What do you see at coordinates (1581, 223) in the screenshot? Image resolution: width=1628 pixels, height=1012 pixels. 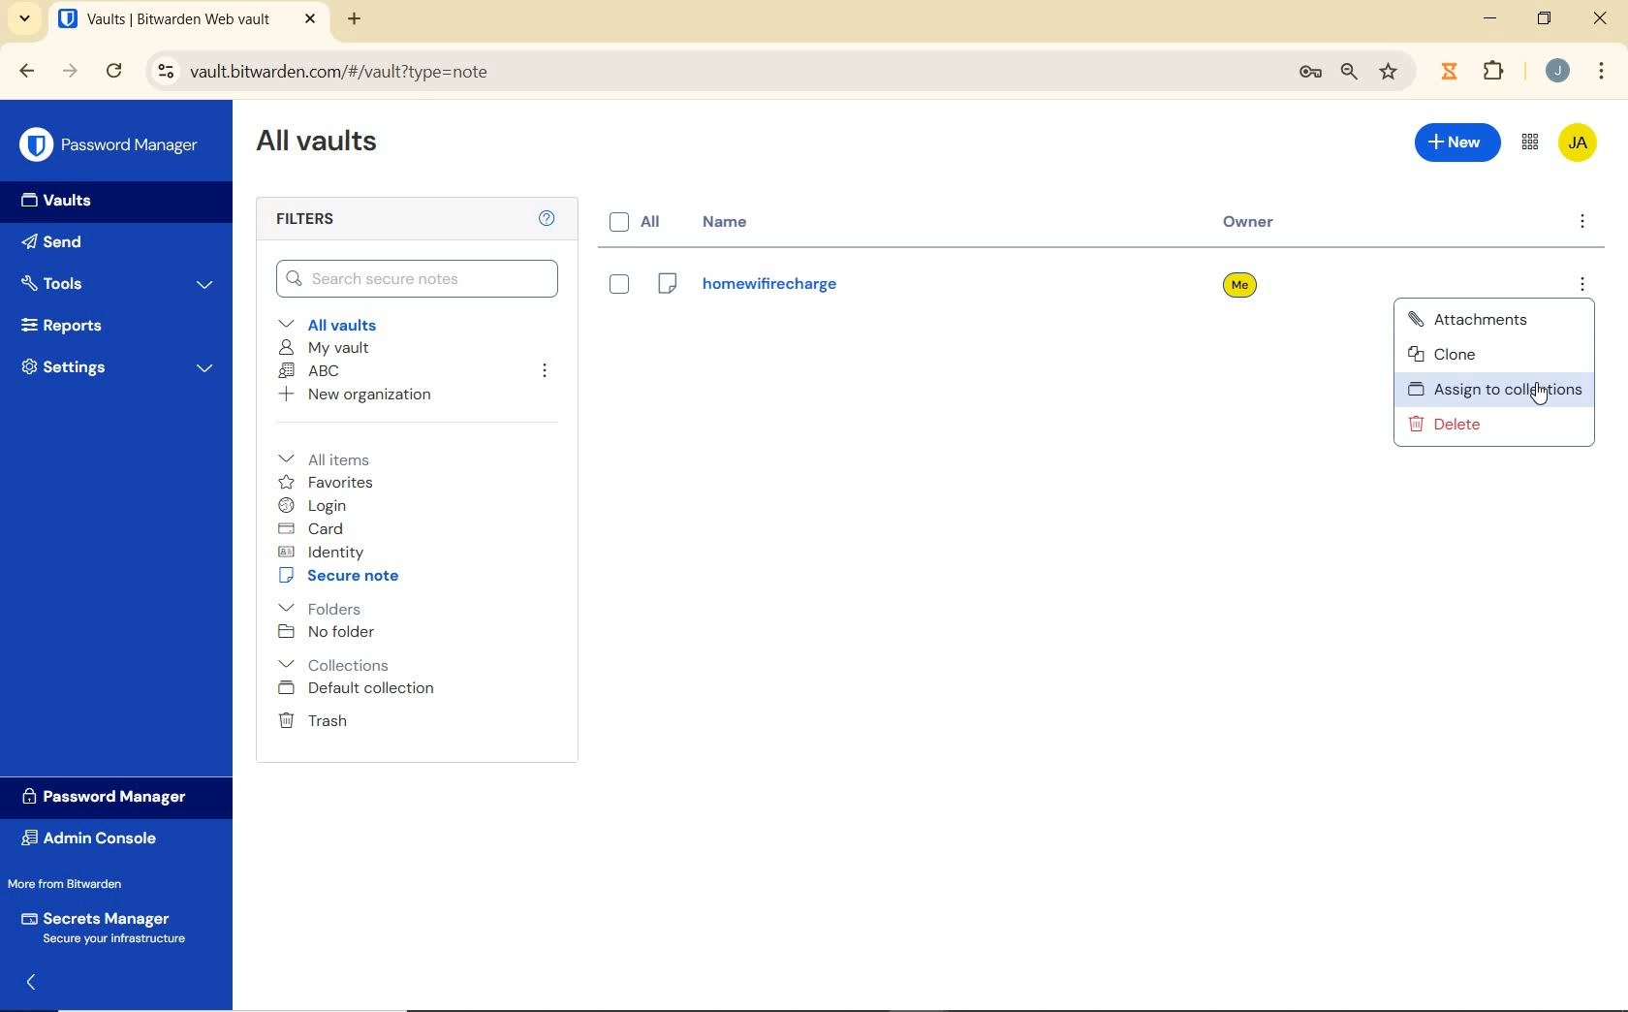 I see `more options` at bounding box center [1581, 223].